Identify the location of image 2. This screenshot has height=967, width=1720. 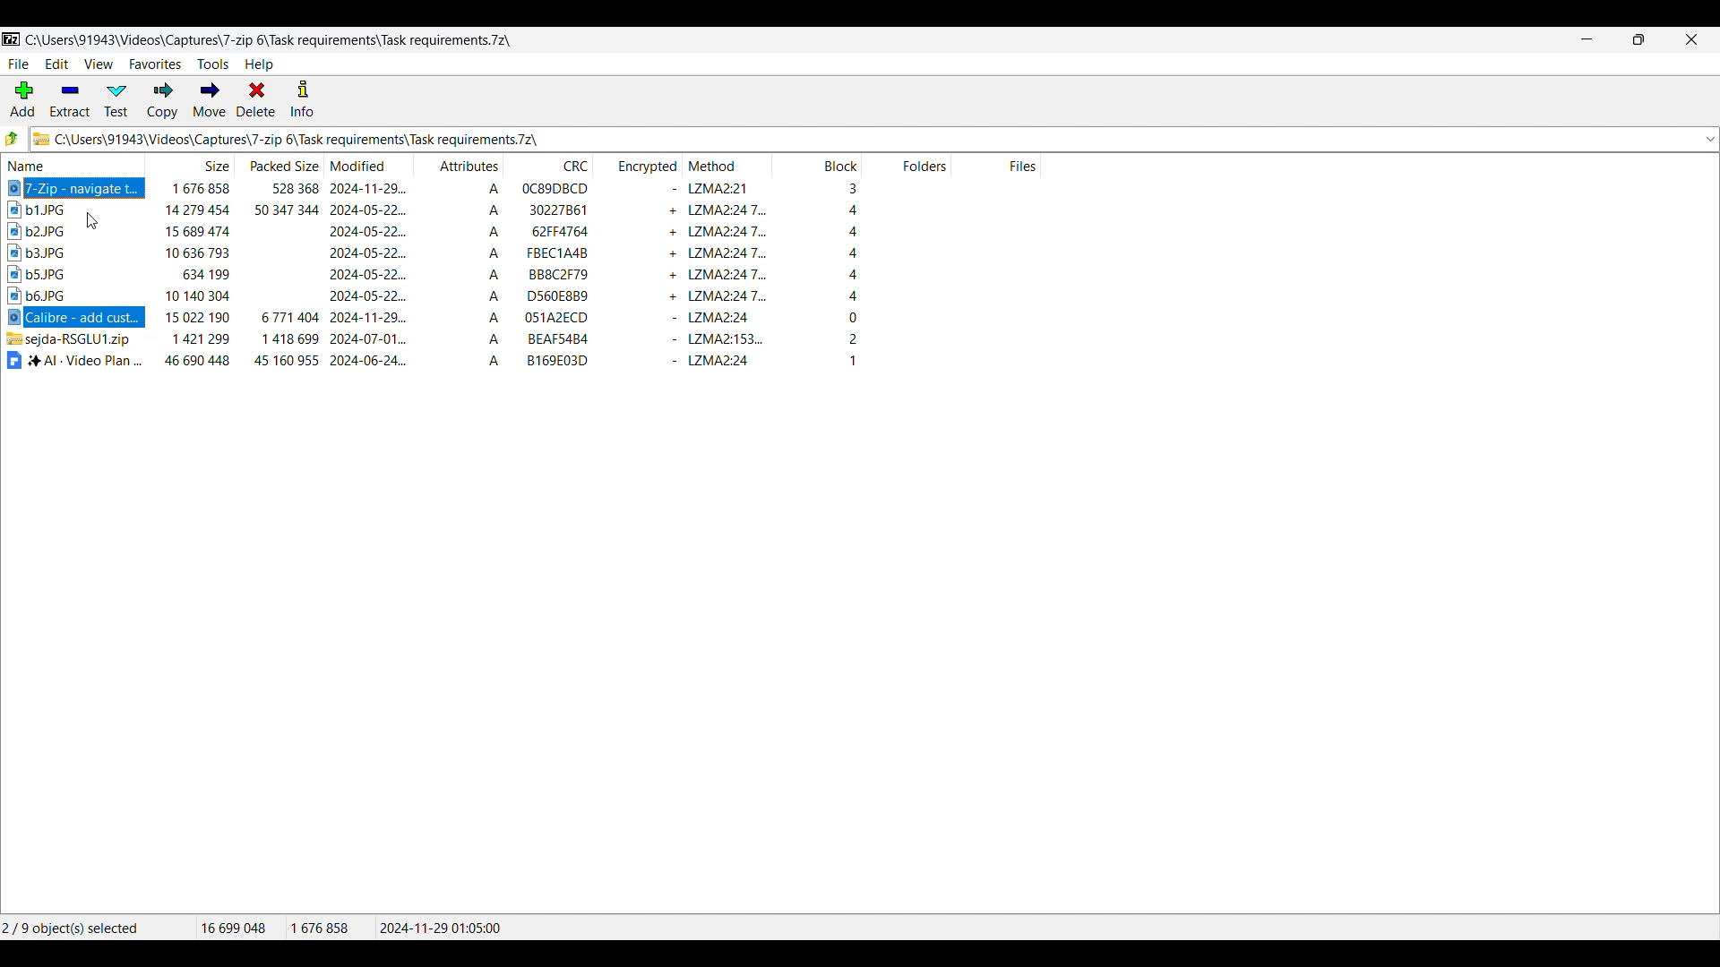
(57, 230).